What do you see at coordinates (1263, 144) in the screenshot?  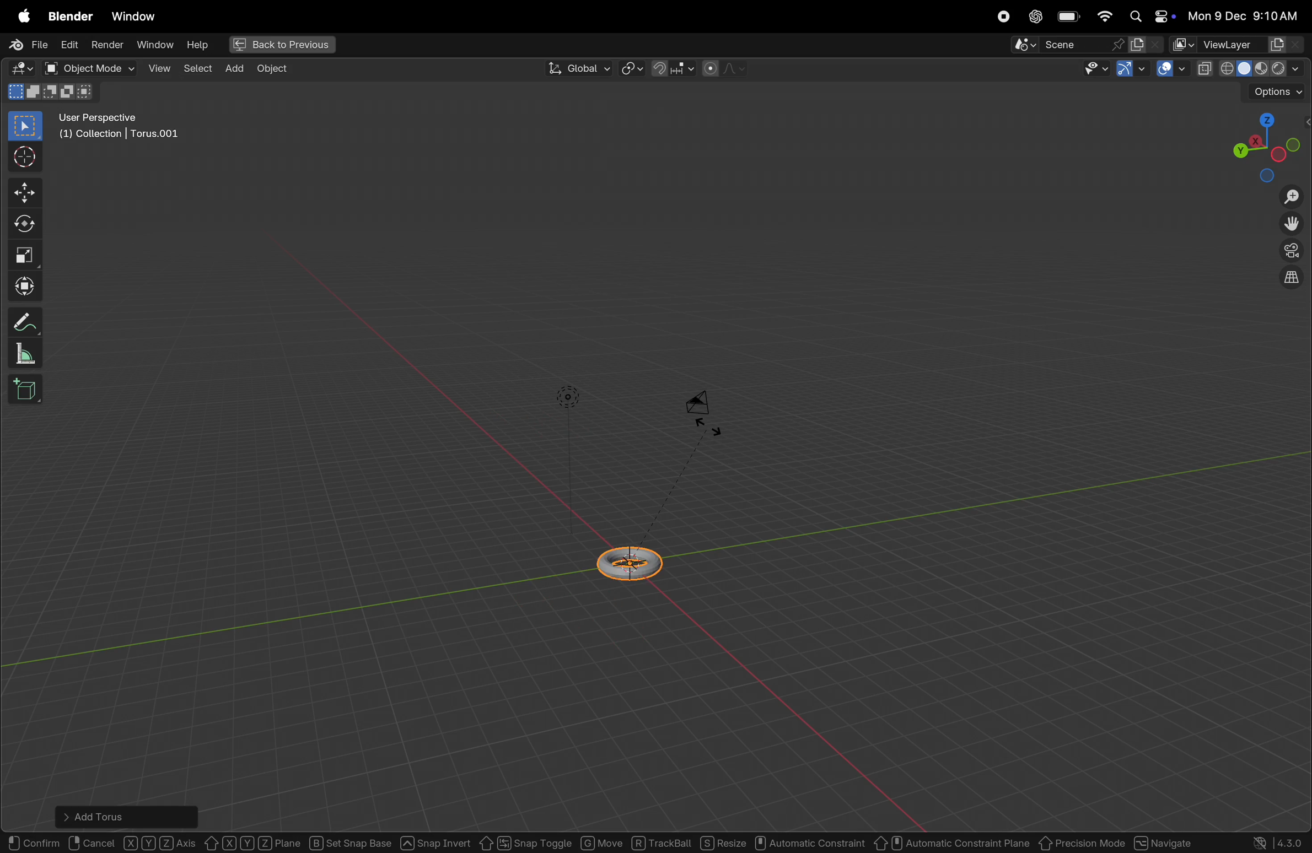 I see `view point` at bounding box center [1263, 144].